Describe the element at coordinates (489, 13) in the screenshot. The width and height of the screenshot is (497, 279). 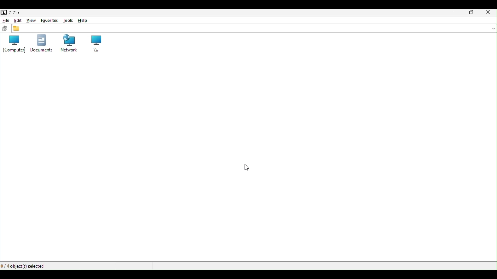
I see `Close` at that location.